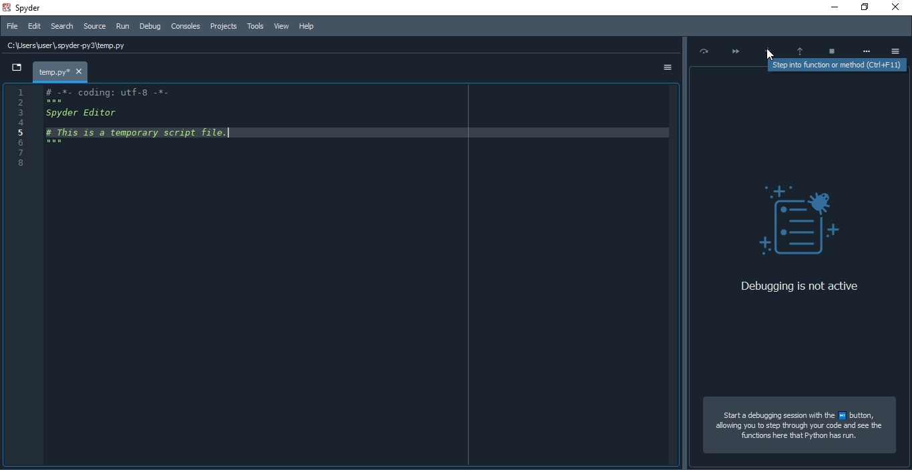  What do you see at coordinates (864, 7) in the screenshot?
I see `restore` at bounding box center [864, 7].